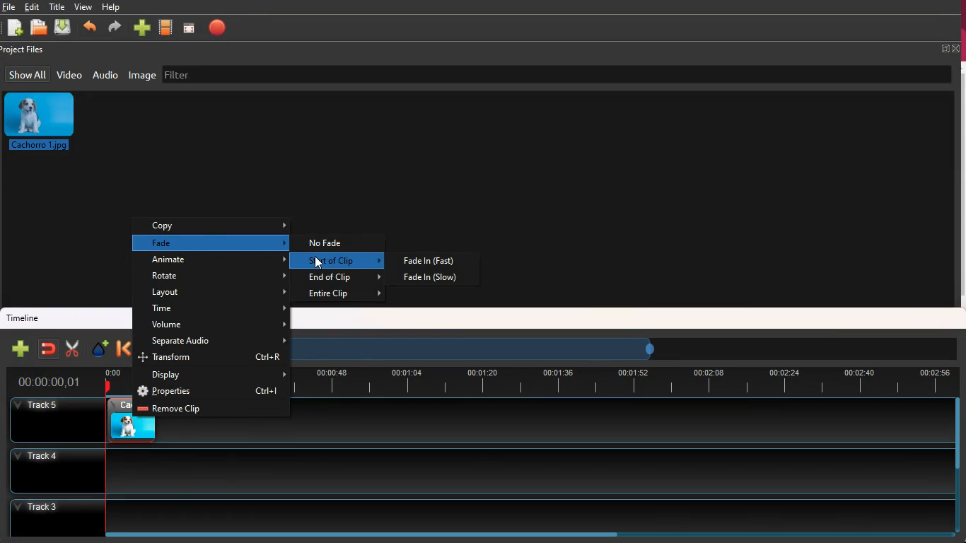 This screenshot has width=966, height=543. I want to click on video, so click(70, 74).